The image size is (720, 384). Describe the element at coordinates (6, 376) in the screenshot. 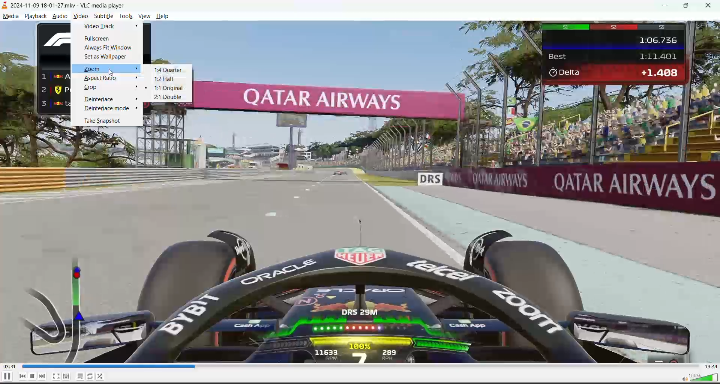

I see `pause` at that location.